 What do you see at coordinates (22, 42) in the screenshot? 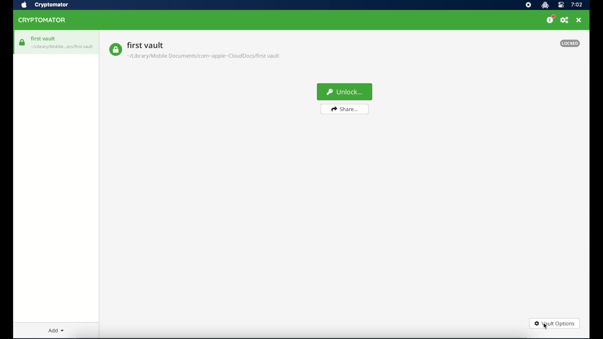
I see `vault icon` at bounding box center [22, 42].